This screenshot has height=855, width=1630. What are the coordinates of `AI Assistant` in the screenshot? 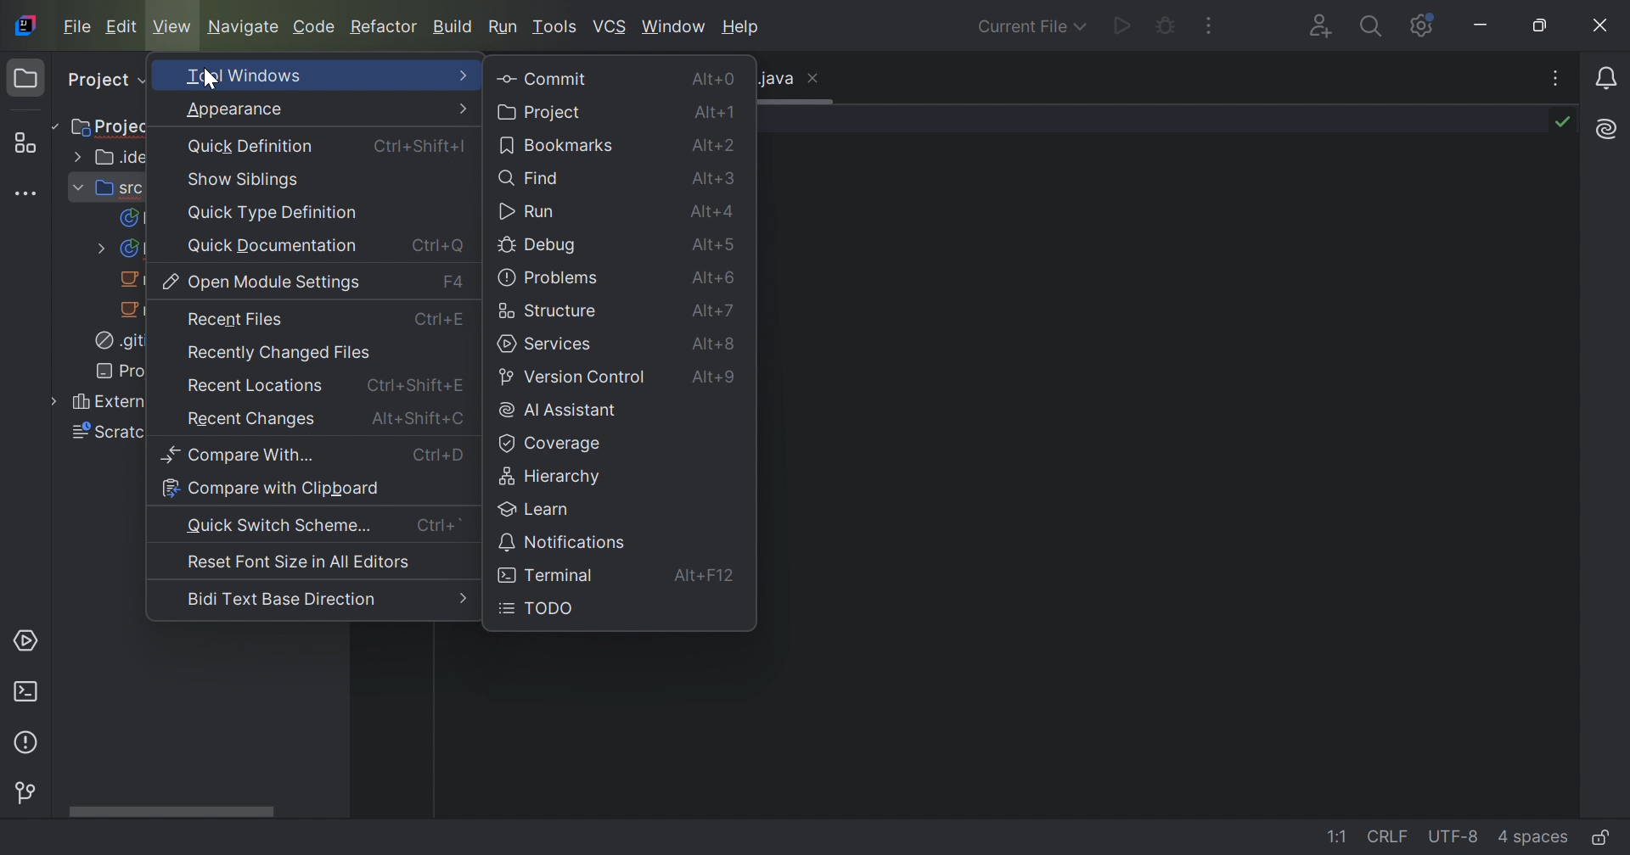 It's located at (559, 411).